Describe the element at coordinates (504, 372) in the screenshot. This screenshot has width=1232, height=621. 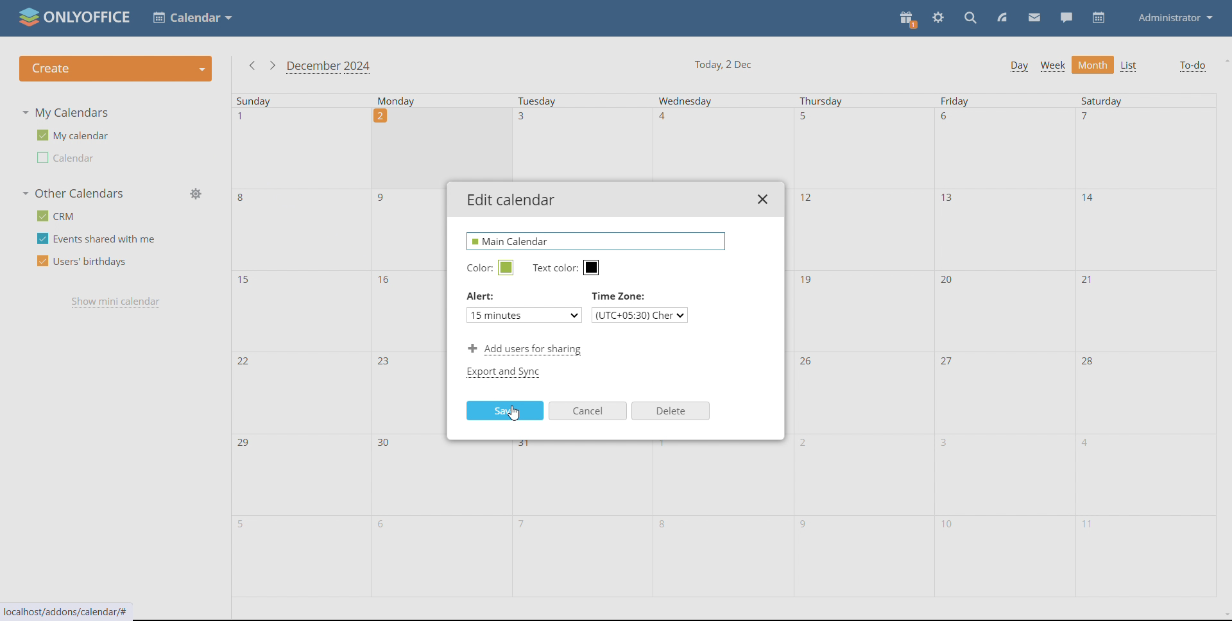
I see `export and sync` at that location.